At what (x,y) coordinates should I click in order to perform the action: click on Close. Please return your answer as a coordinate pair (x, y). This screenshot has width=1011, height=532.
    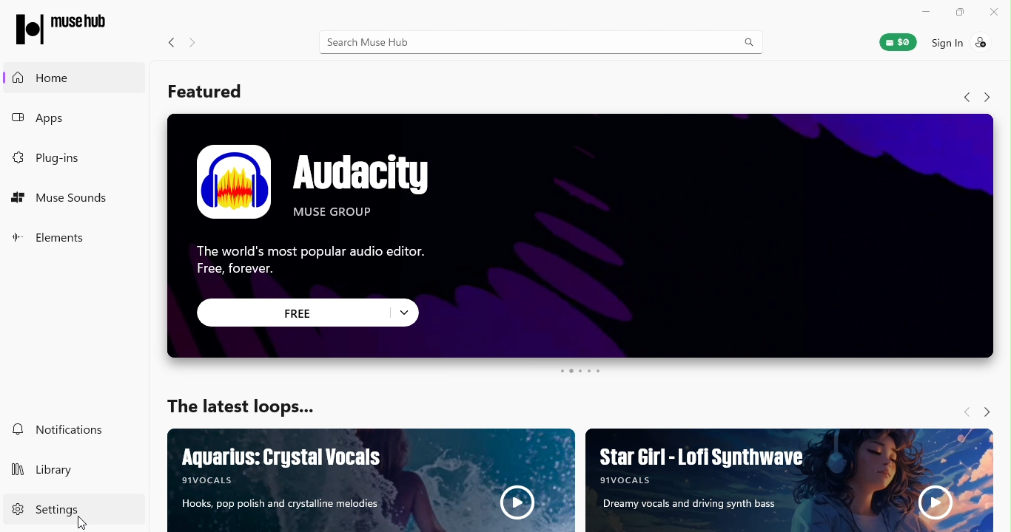
    Looking at the image, I should click on (994, 14).